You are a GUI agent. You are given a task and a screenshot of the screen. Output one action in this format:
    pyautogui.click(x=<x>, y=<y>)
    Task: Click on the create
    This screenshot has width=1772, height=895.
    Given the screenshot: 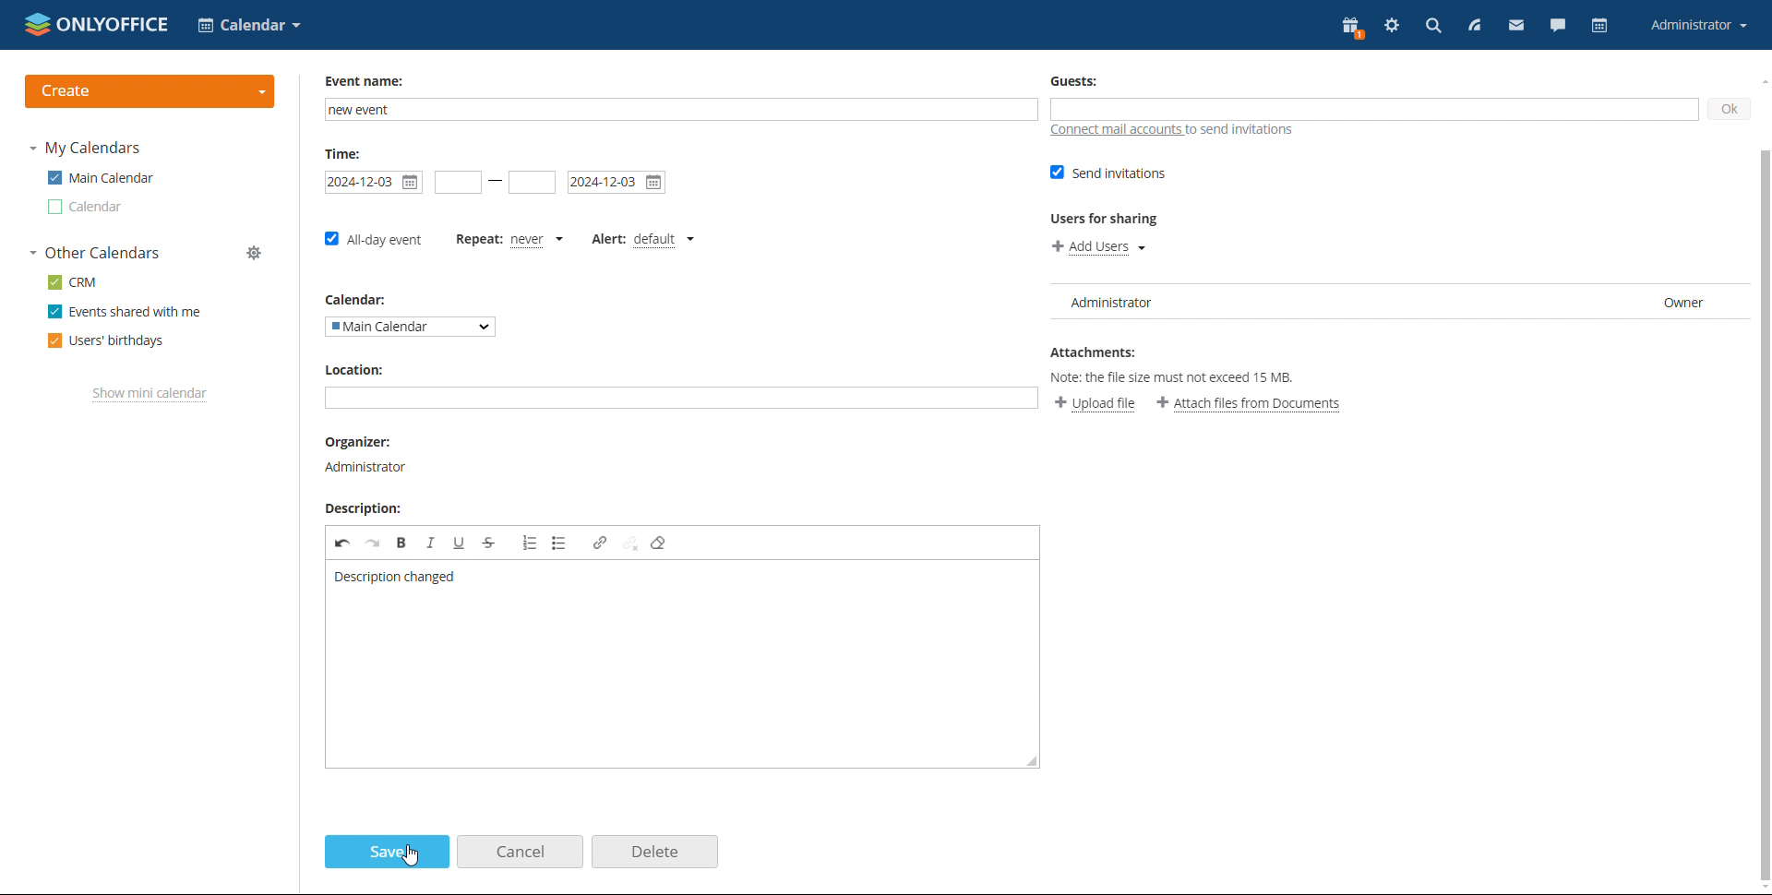 What is the action you would take?
    pyautogui.click(x=150, y=91)
    